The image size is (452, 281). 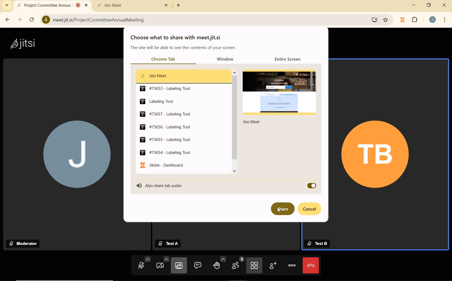 I want to click on CAMERA, so click(x=162, y=265).